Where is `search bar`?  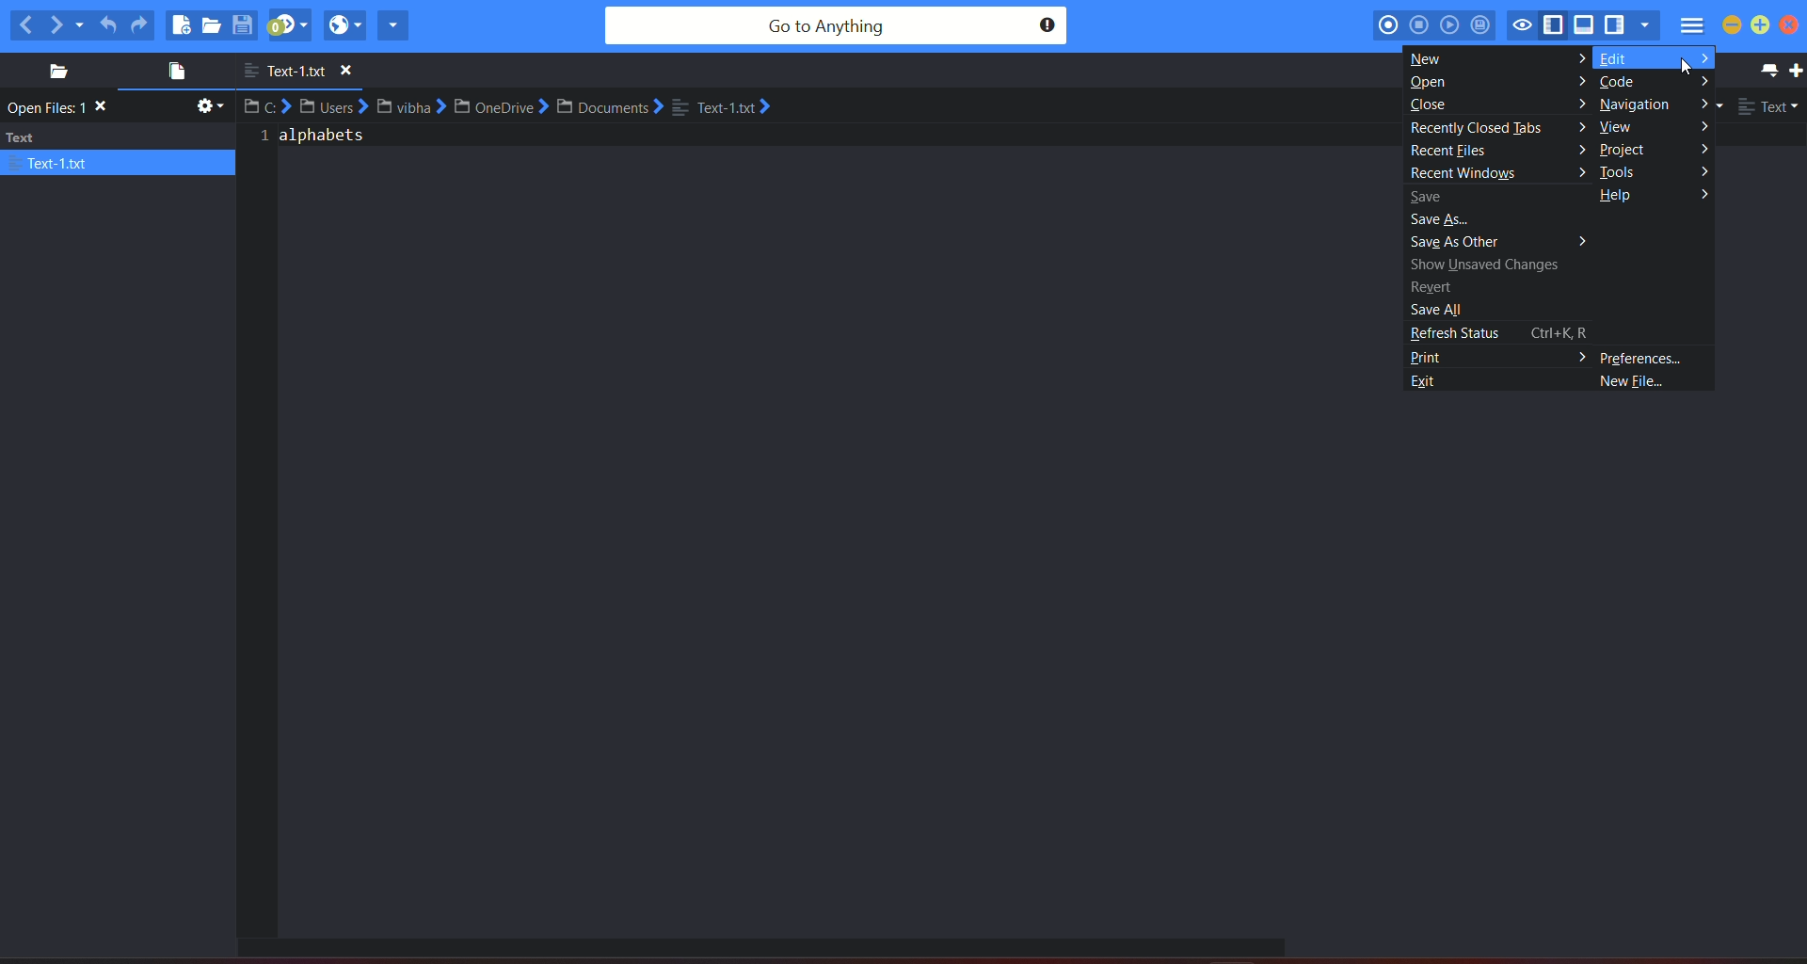 search bar is located at coordinates (835, 26).